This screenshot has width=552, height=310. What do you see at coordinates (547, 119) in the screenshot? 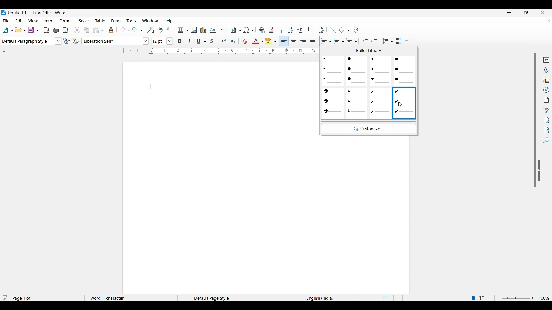
I see `Manage changes` at bounding box center [547, 119].